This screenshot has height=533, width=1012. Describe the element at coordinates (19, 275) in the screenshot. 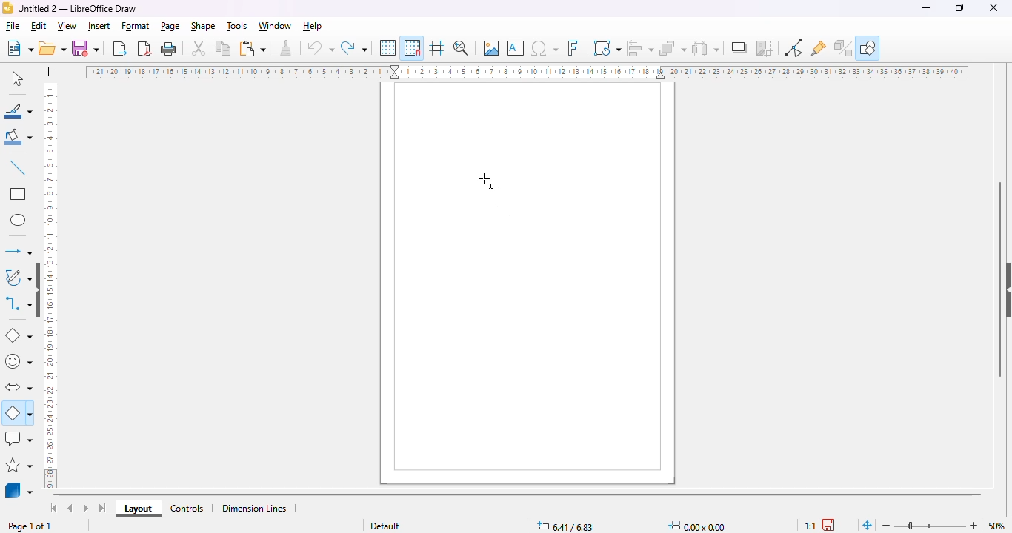

I see `curves and polygons` at that location.